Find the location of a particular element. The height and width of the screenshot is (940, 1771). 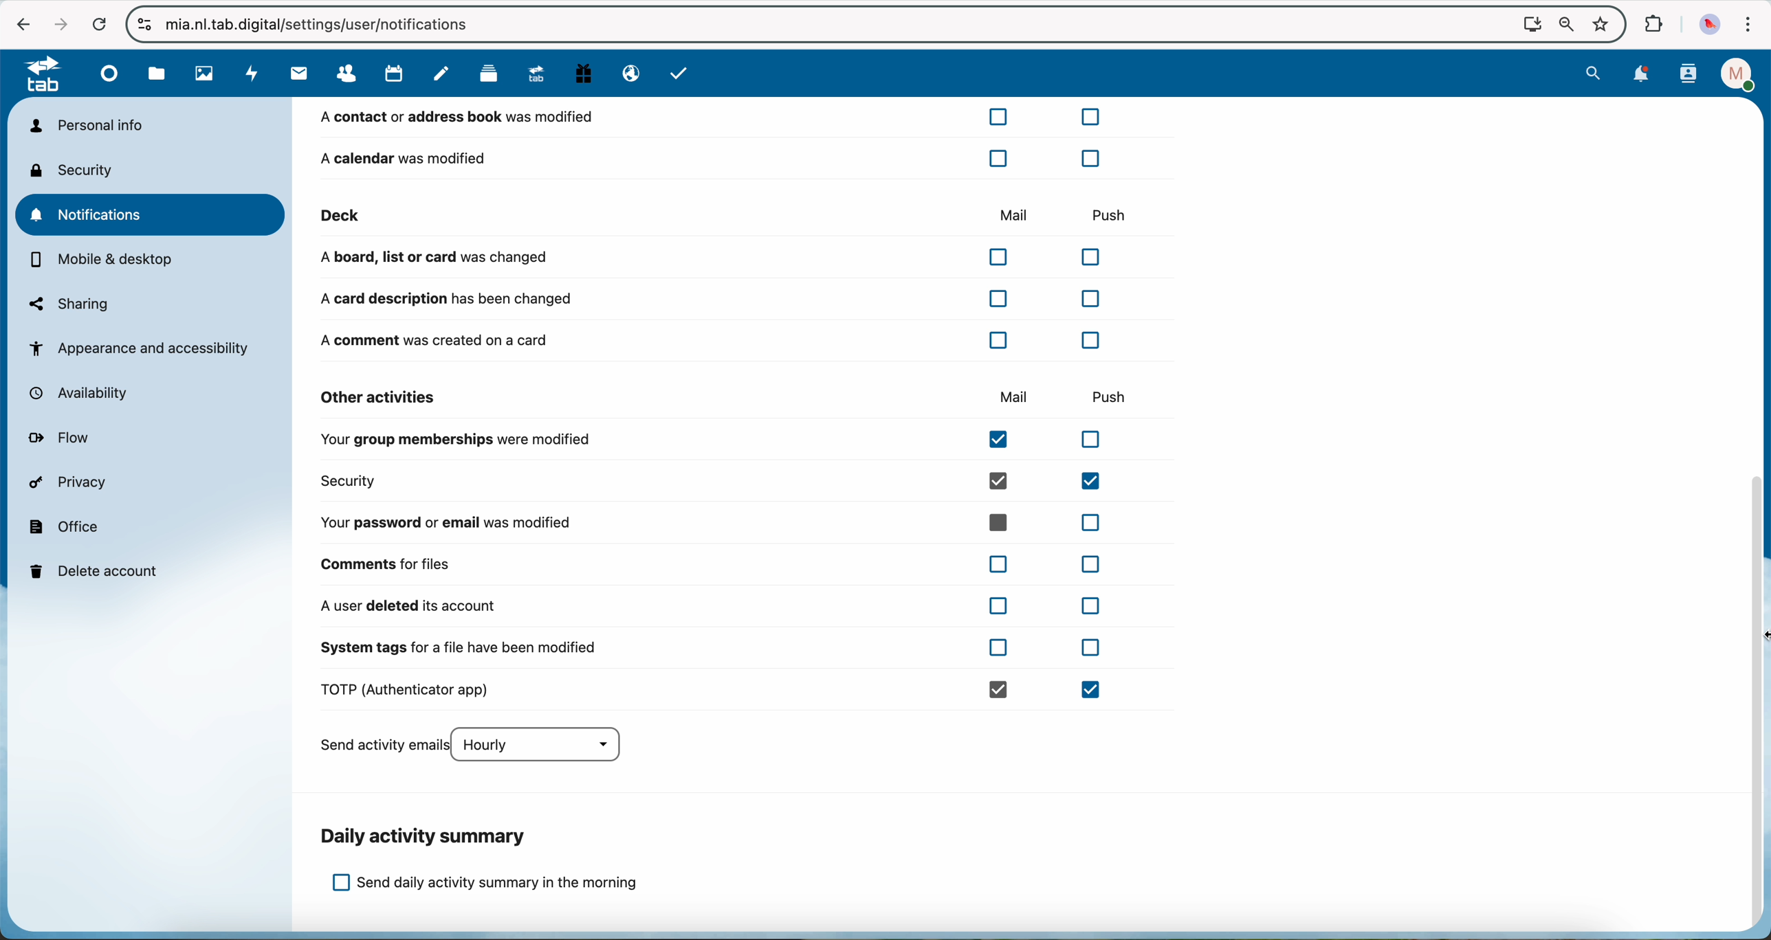

email is located at coordinates (628, 74).